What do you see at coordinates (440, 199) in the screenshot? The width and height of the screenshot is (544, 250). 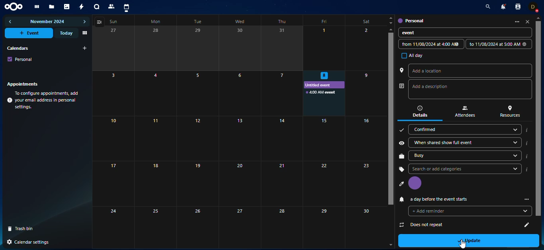 I see `reminder added` at bounding box center [440, 199].